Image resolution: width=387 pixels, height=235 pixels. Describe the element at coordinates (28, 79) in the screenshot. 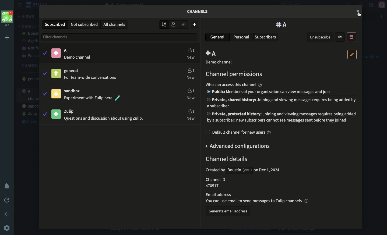

I see `General` at that location.